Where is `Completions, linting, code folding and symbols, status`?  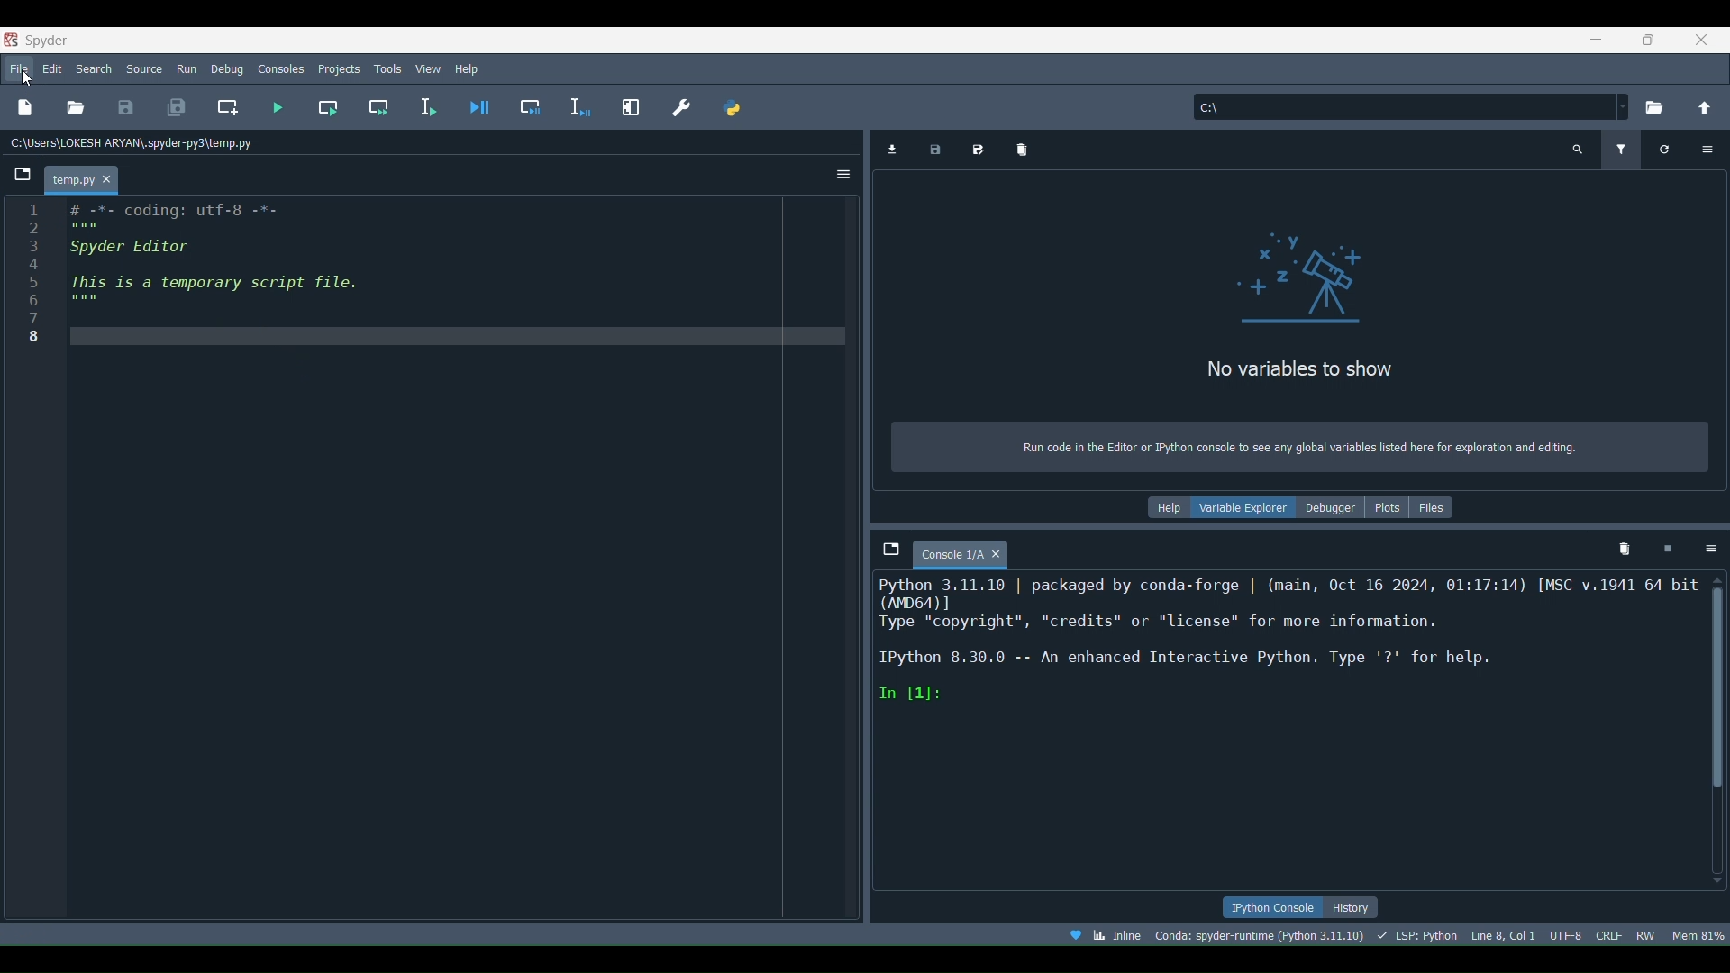 Completions, linting, code folding and symbols, status is located at coordinates (1420, 934).